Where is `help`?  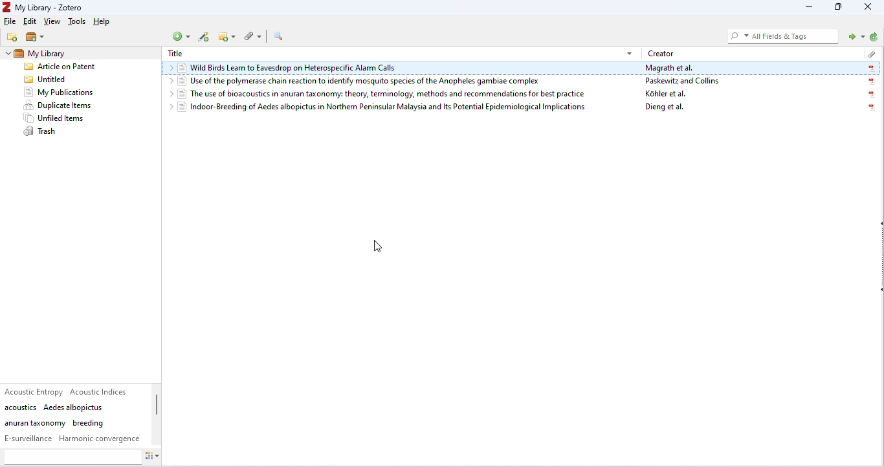 help is located at coordinates (104, 22).